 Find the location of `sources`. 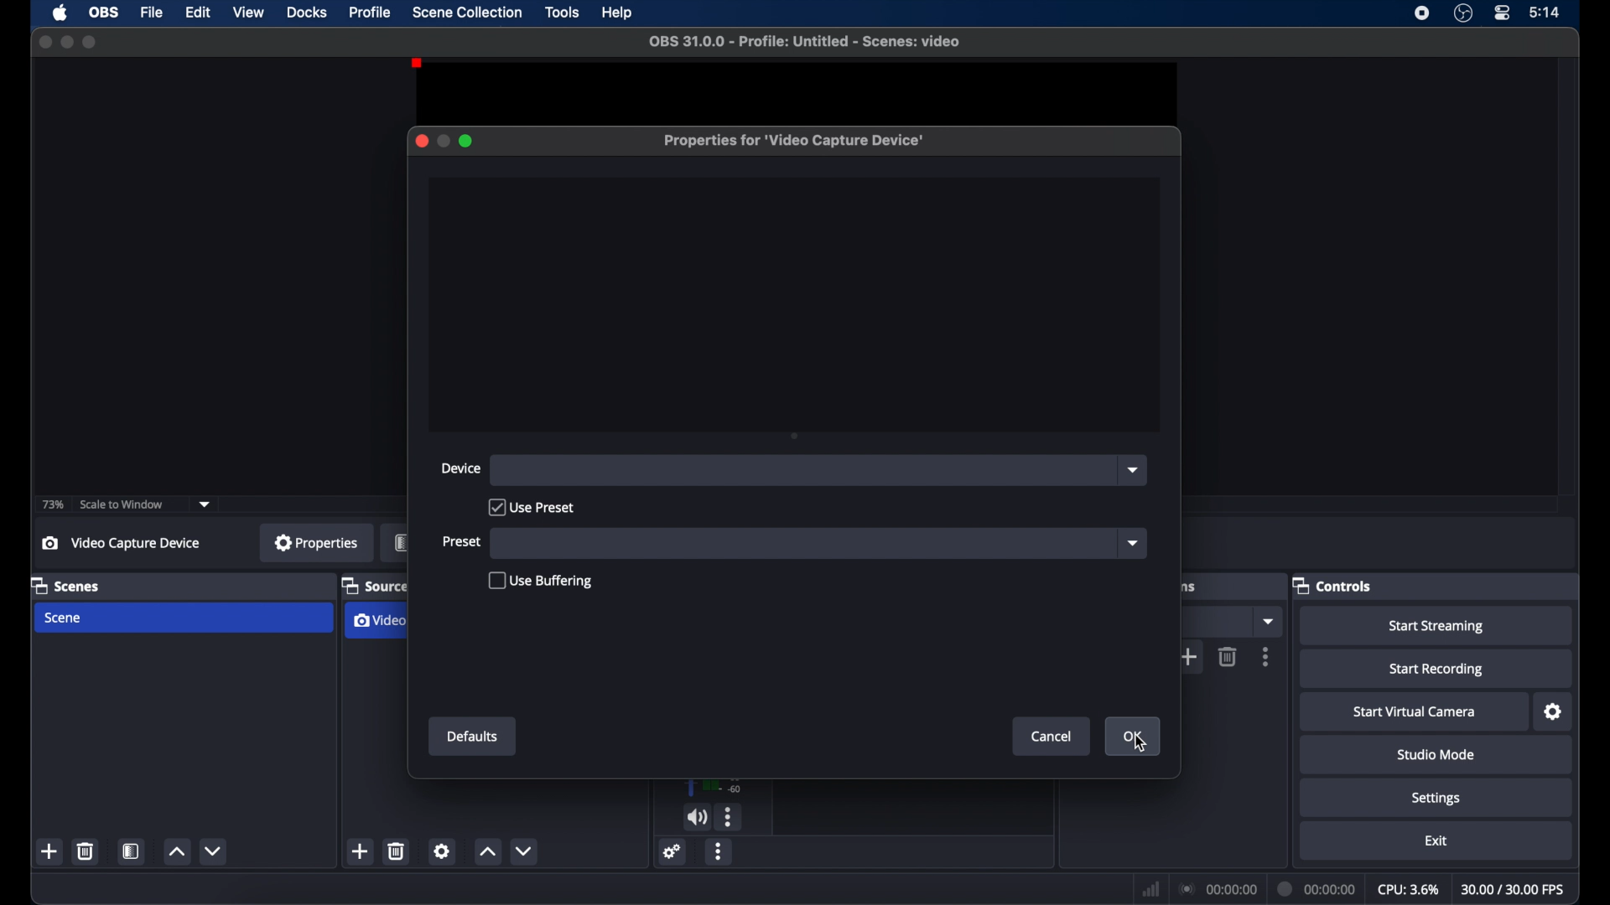

sources is located at coordinates (371, 587).